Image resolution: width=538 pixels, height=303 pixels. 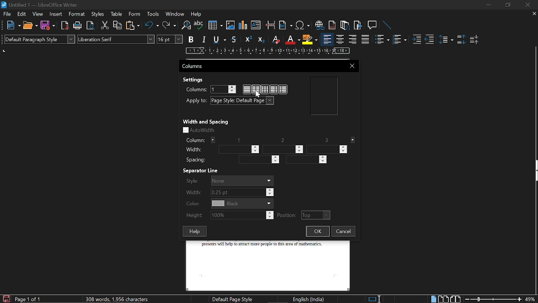 I want to click on View, so click(x=37, y=14).